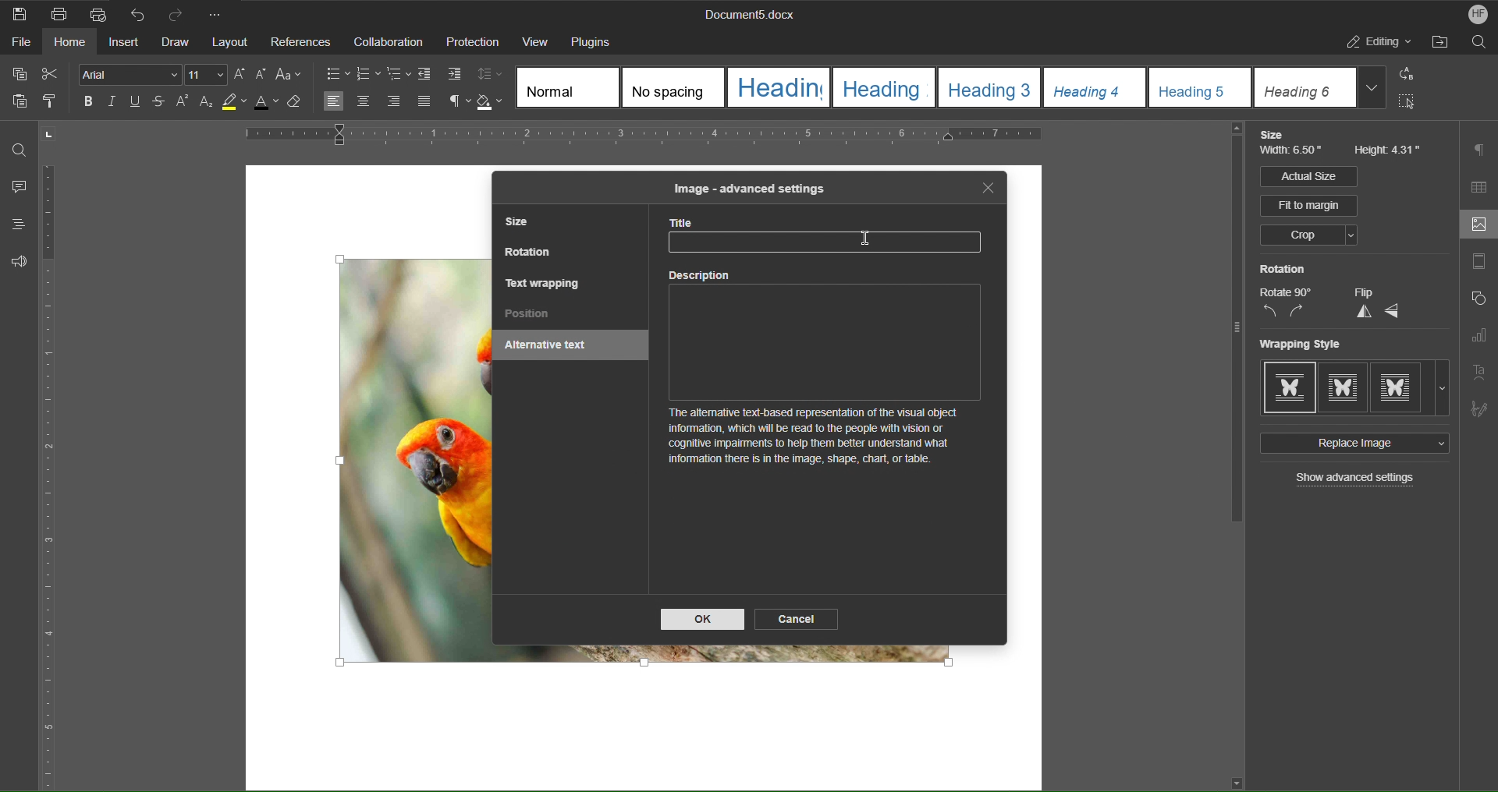  What do you see at coordinates (238, 105) in the screenshot?
I see `Highlight` at bounding box center [238, 105].